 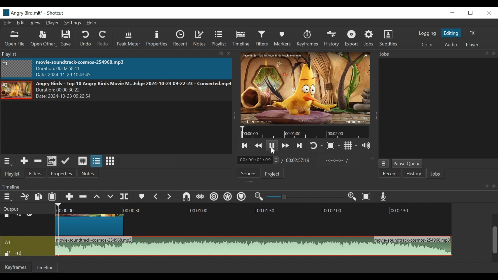 What do you see at coordinates (44, 39) in the screenshot?
I see `Open Other` at bounding box center [44, 39].